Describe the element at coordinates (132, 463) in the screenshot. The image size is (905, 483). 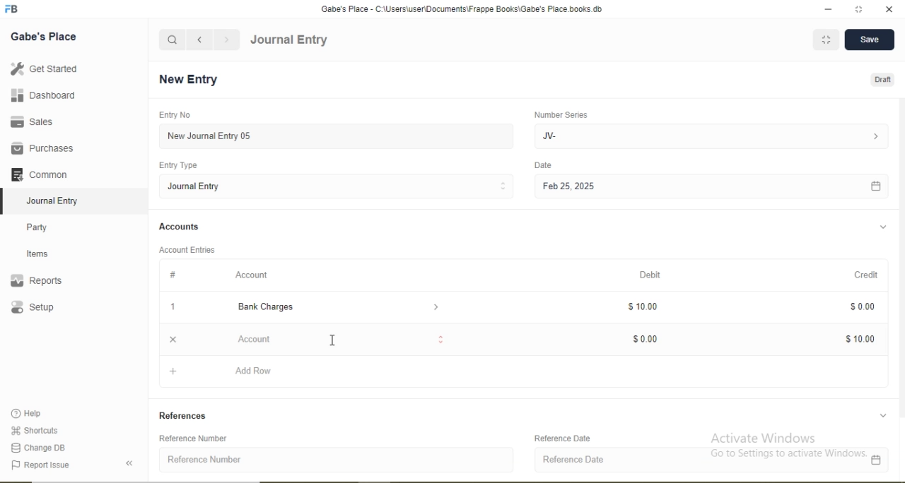
I see `collapse sidebar` at that location.